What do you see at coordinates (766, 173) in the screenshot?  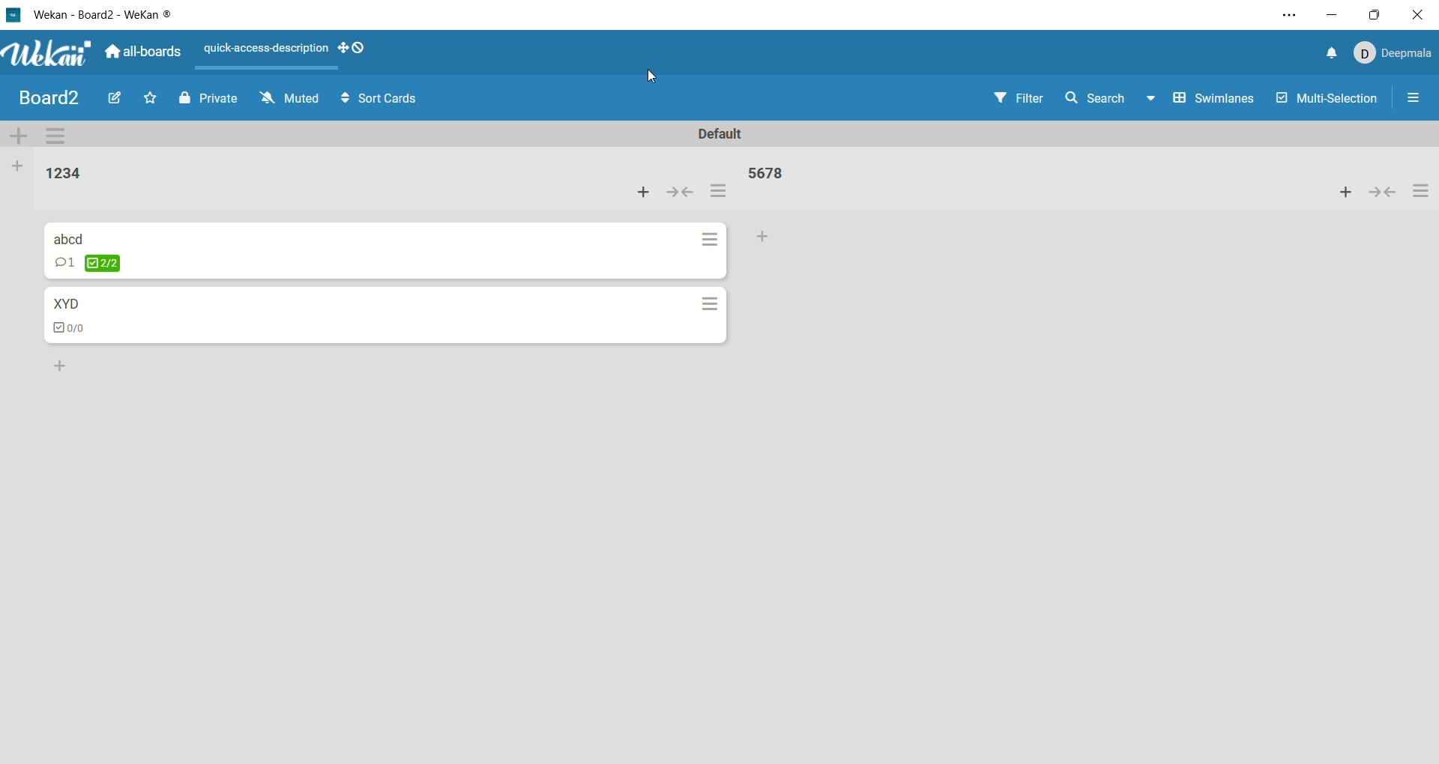 I see `list title` at bounding box center [766, 173].